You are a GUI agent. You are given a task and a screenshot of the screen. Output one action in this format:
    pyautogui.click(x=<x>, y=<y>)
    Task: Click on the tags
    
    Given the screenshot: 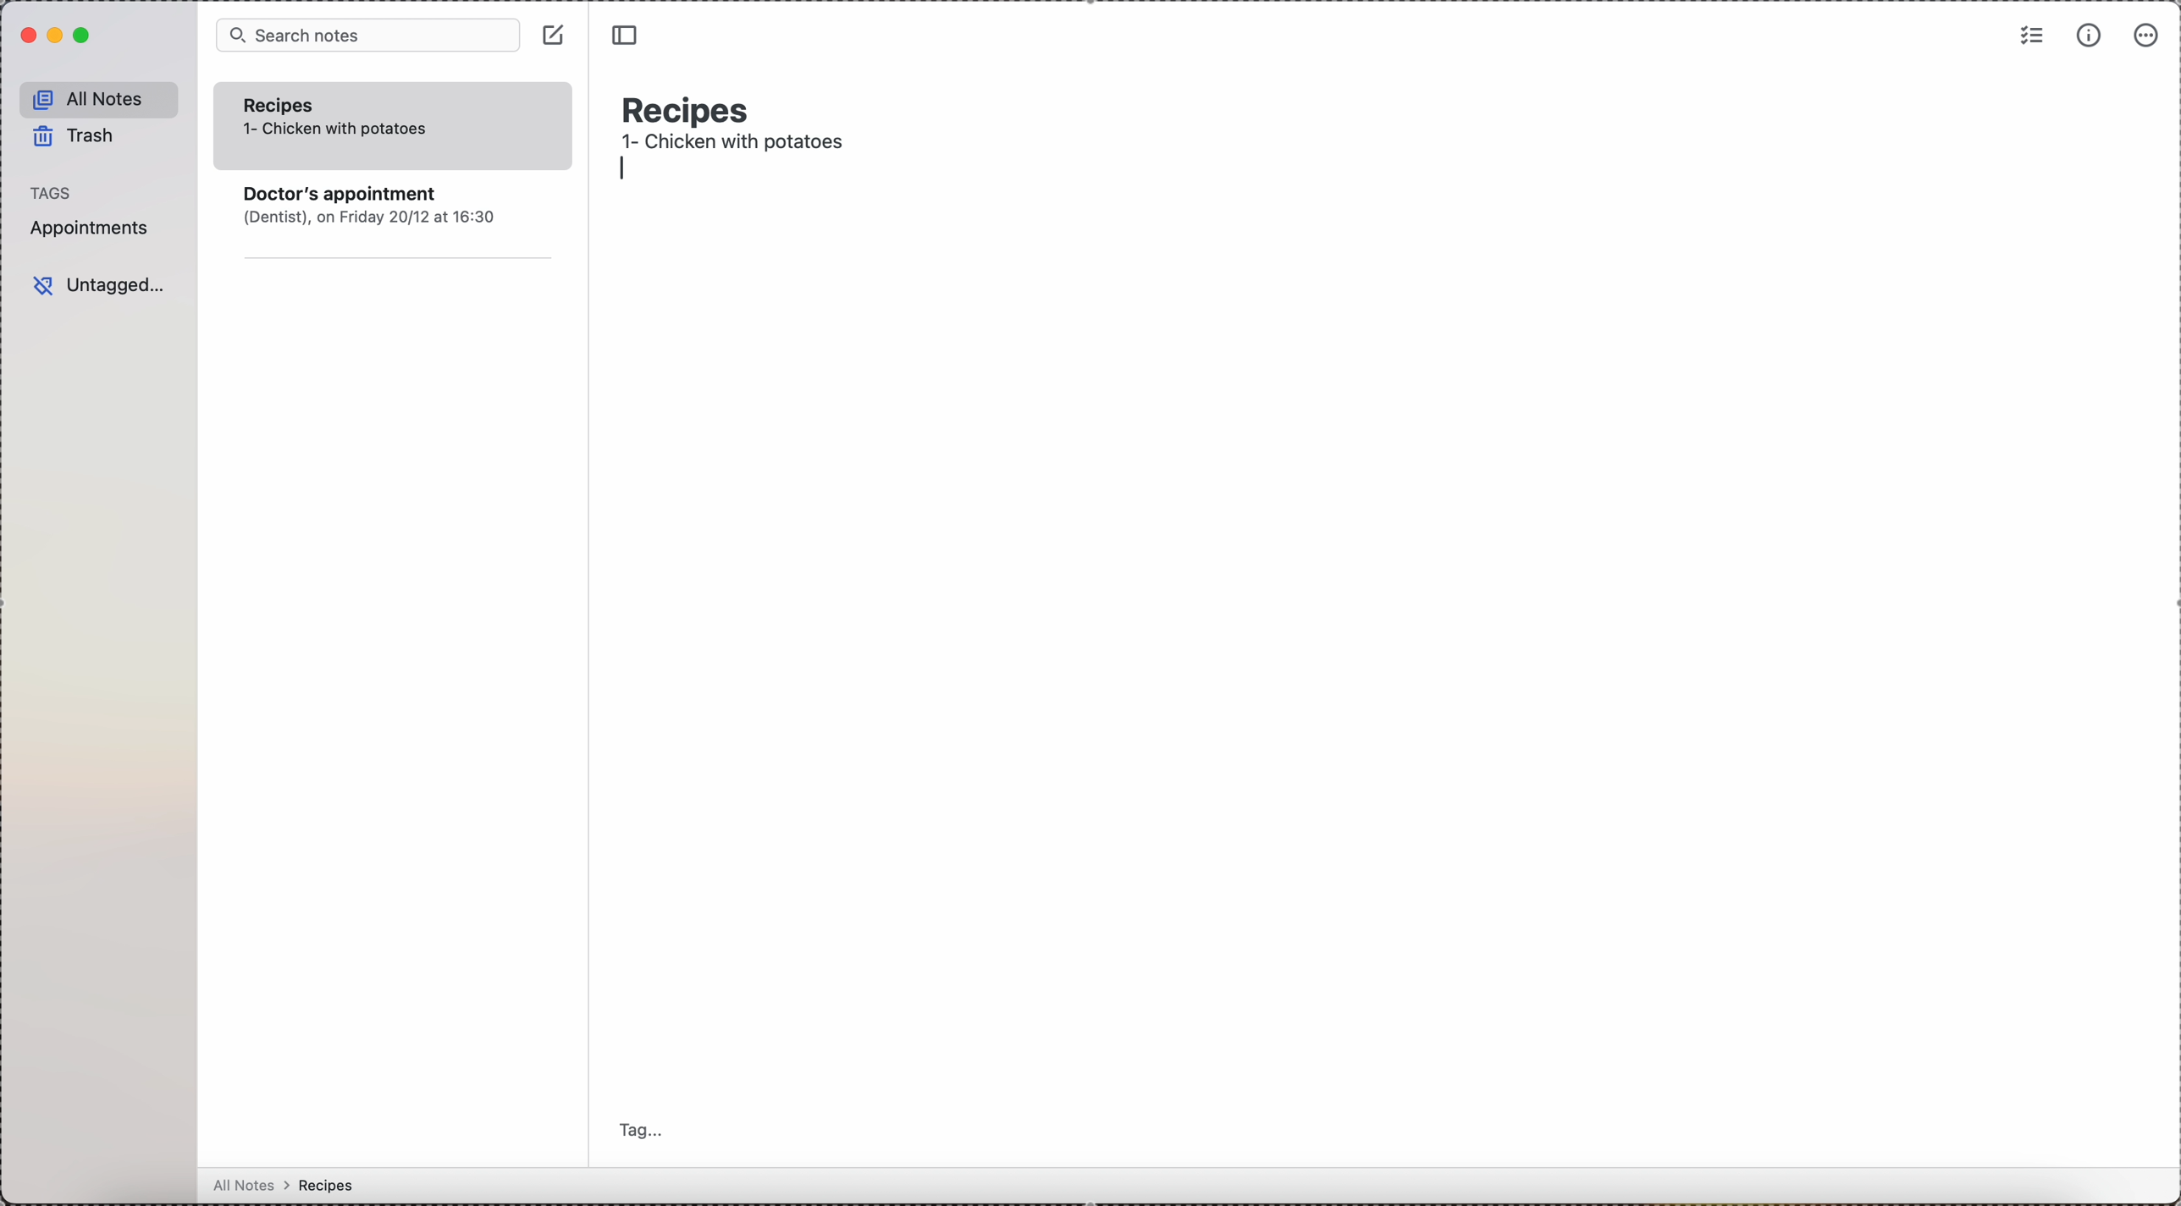 What is the action you would take?
    pyautogui.click(x=50, y=190)
    